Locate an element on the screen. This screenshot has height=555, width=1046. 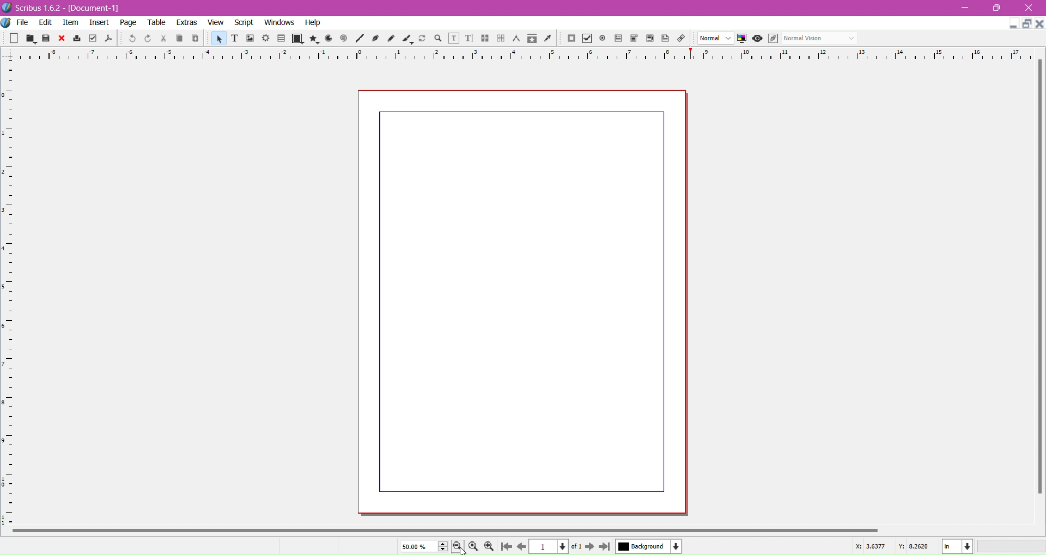
Print is located at coordinates (76, 38).